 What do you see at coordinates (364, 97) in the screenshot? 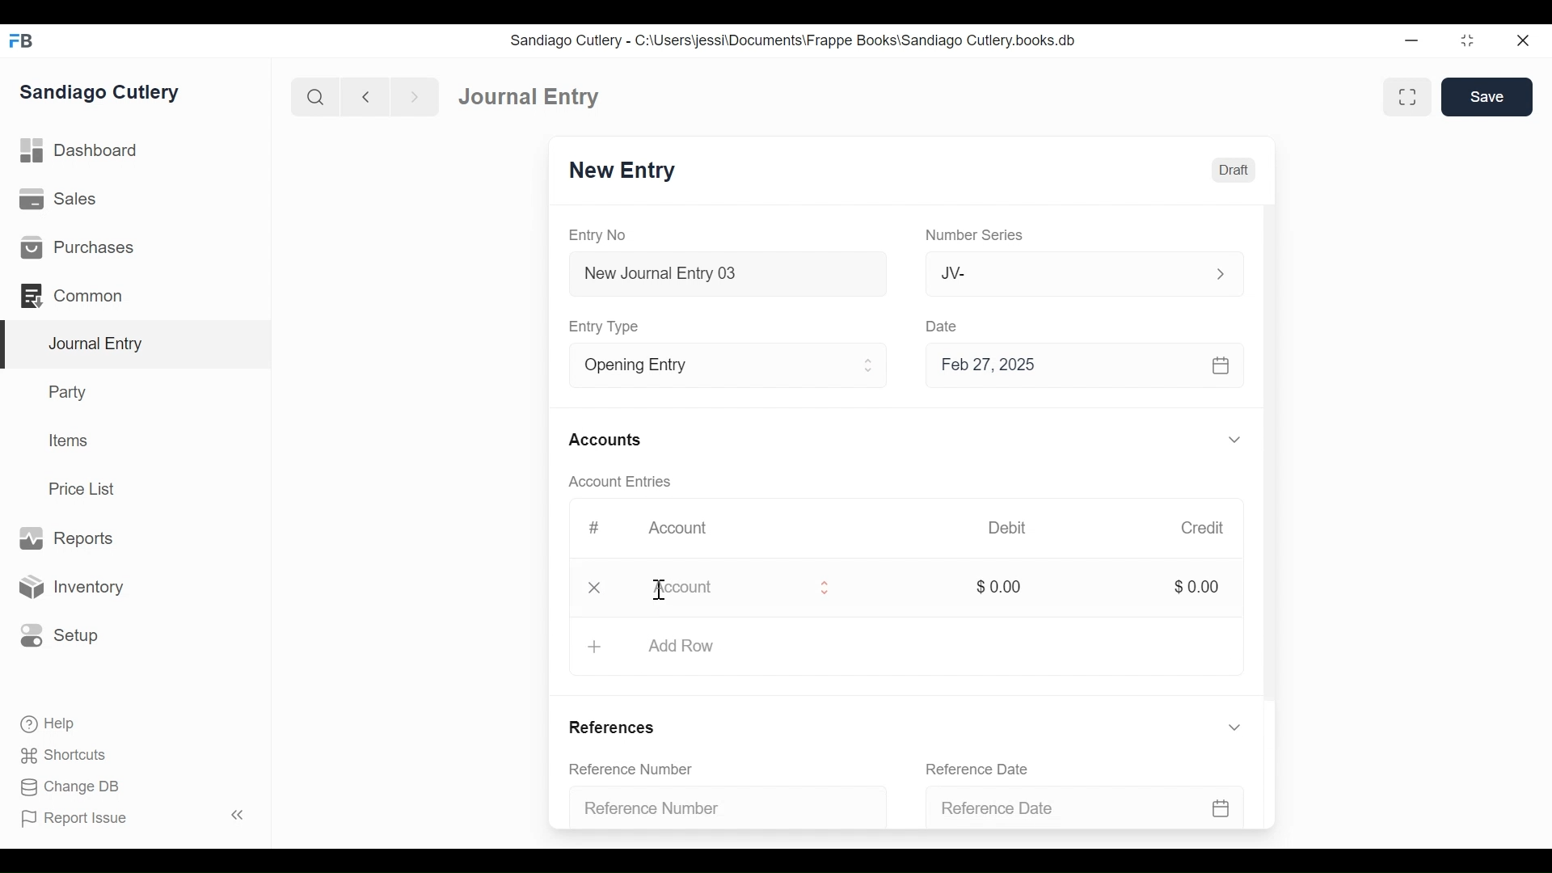
I see `Navigate back` at bounding box center [364, 97].